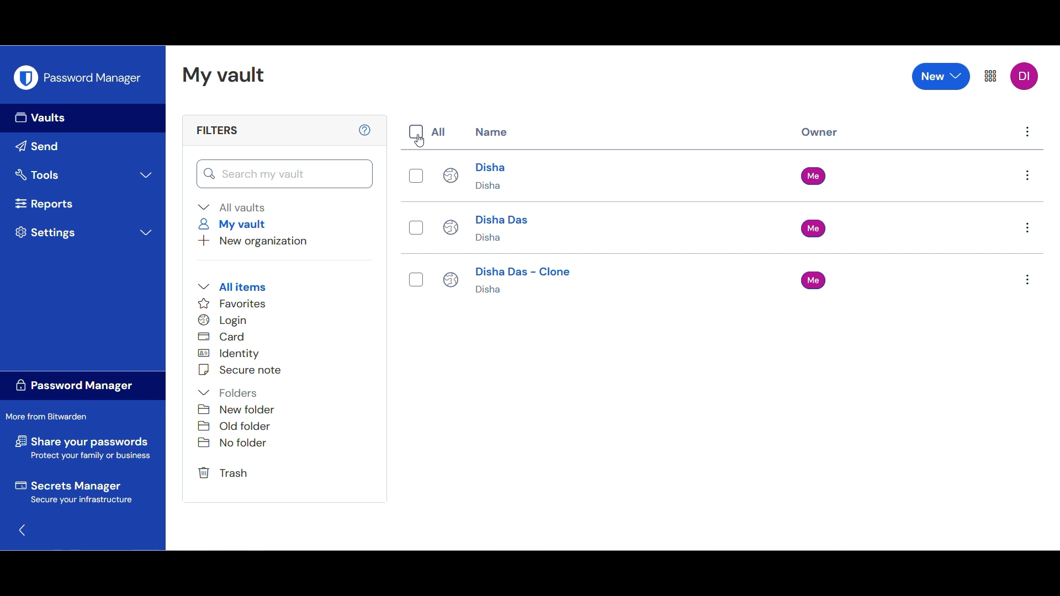 The width and height of the screenshot is (1060, 596). I want to click on Password manager, so click(82, 386).